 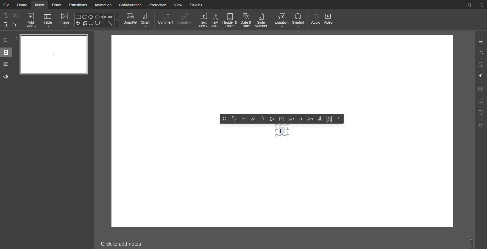 What do you see at coordinates (224, 119) in the screenshot?
I see `Symbols` at bounding box center [224, 119].